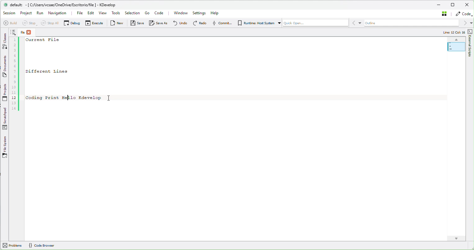 The height and width of the screenshot is (250, 474). What do you see at coordinates (135, 23) in the screenshot?
I see `Save` at bounding box center [135, 23].